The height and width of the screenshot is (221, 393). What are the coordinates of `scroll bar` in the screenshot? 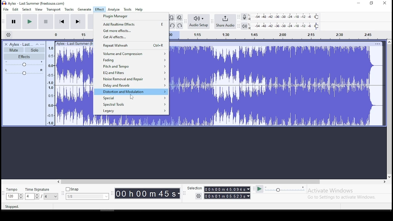 It's located at (222, 182).